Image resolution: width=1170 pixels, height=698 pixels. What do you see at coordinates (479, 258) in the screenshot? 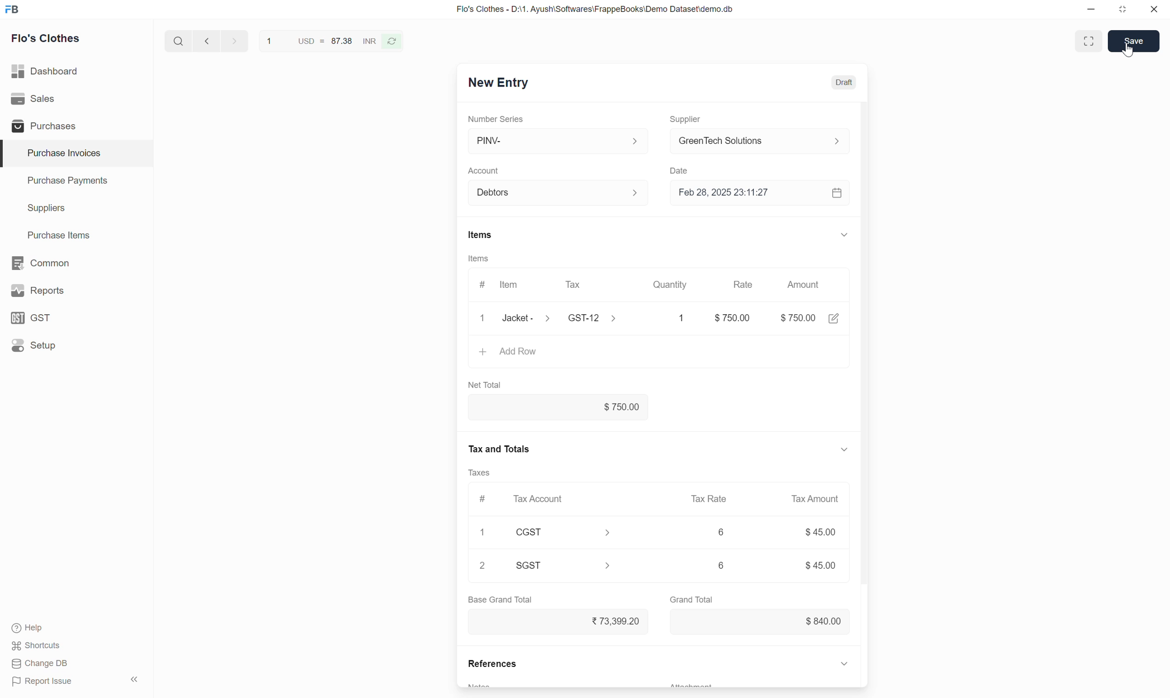
I see `Items` at bounding box center [479, 258].